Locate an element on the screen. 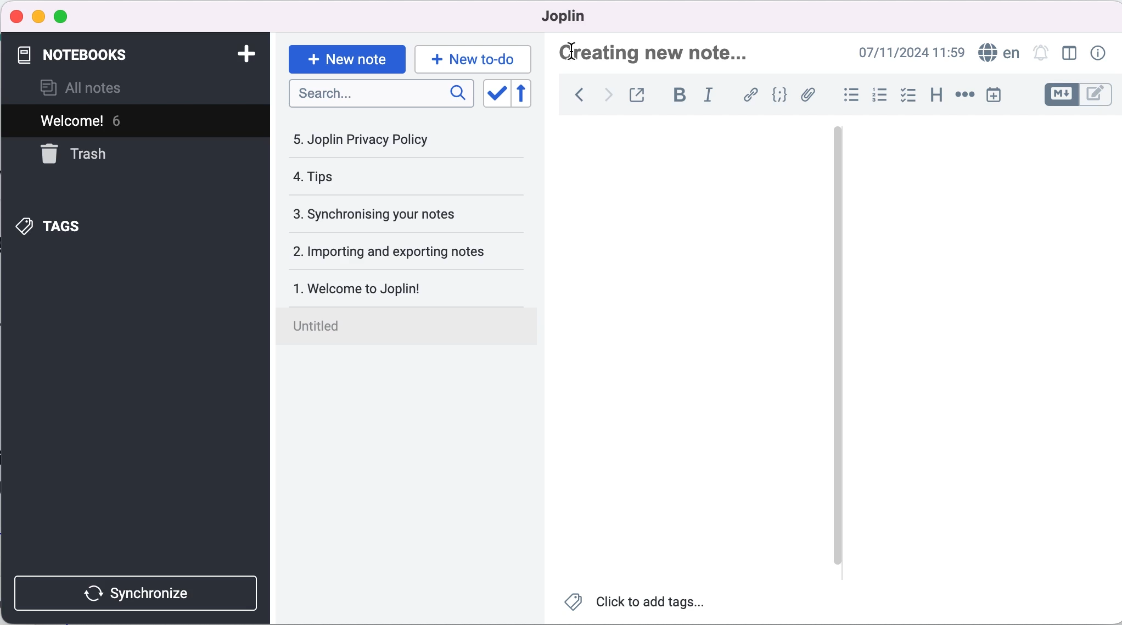 Image resolution: width=1122 pixels, height=625 pixels. toggle external editing is located at coordinates (639, 94).